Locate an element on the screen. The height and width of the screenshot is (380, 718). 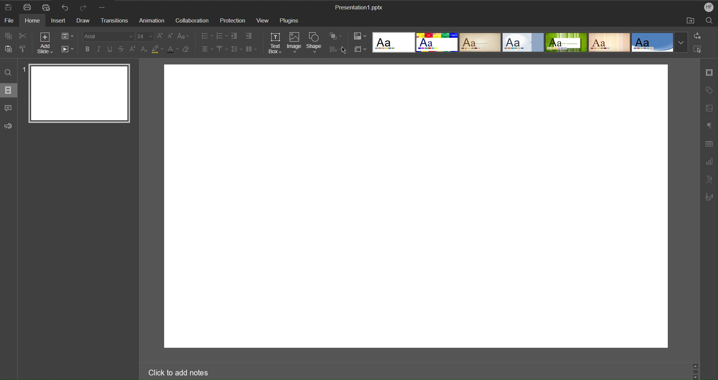
Presentation Title is located at coordinates (359, 7).